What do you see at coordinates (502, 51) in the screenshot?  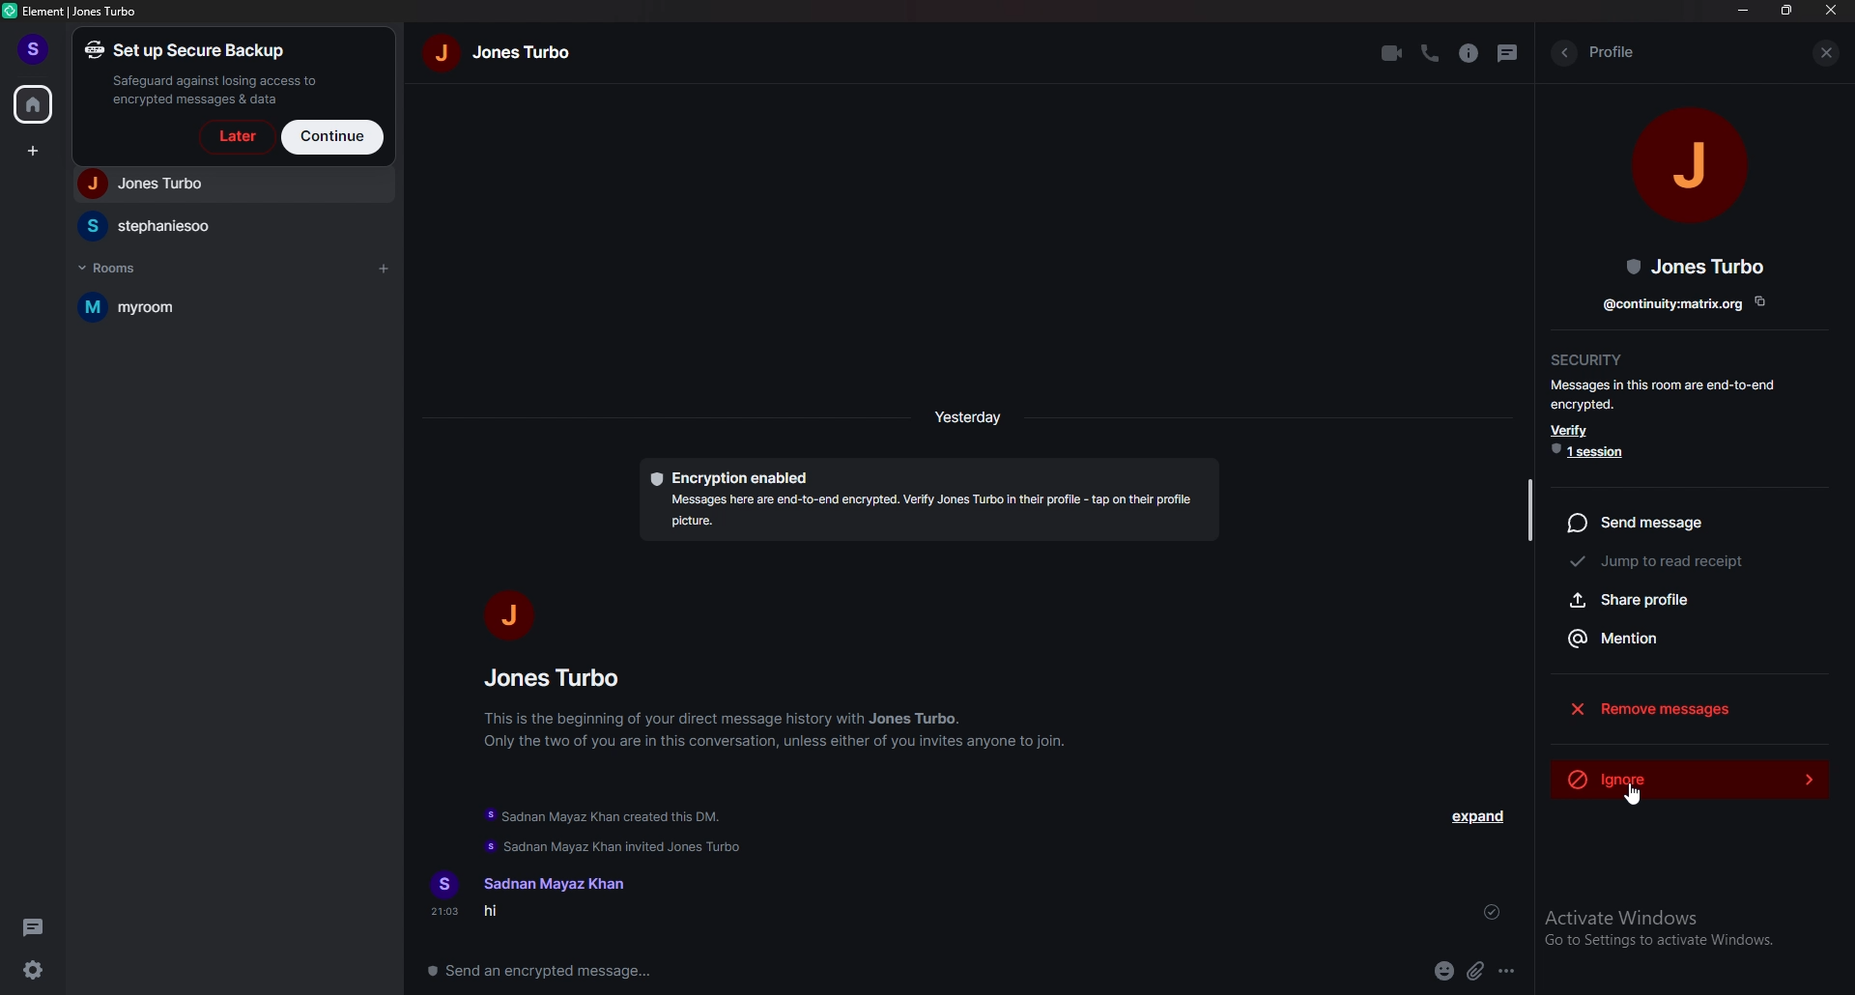 I see `name` at bounding box center [502, 51].